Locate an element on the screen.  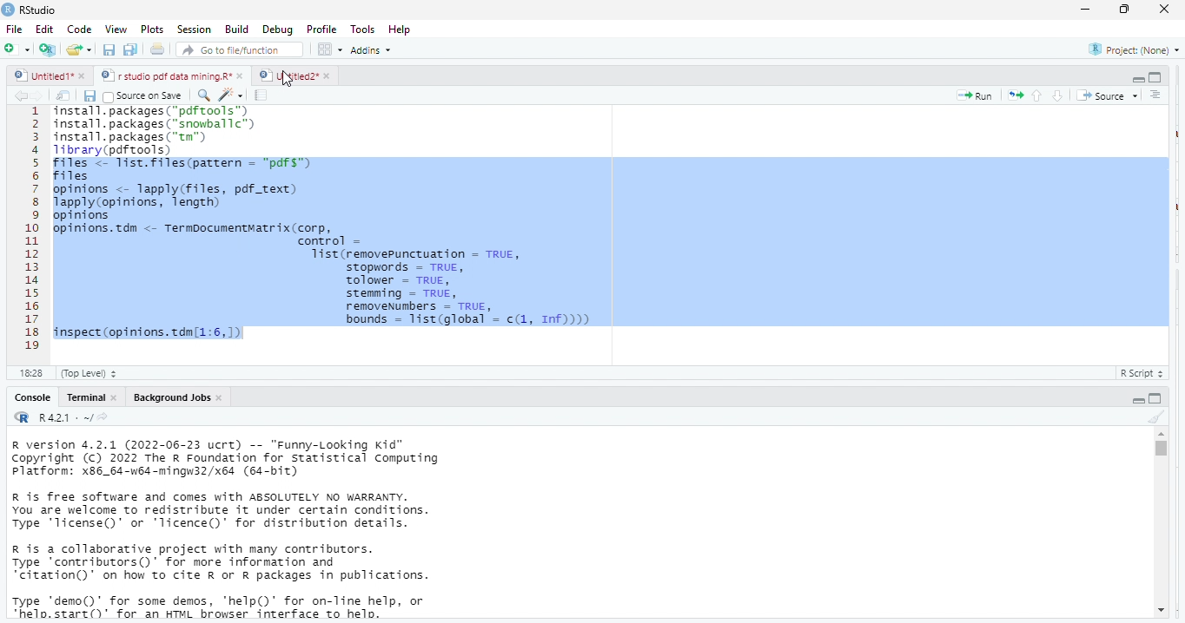
source is located at coordinates (1105, 95).